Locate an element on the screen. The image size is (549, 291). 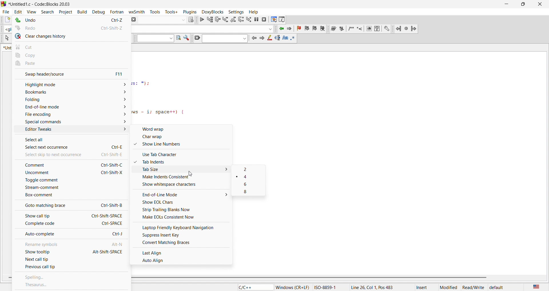
end of line mode is located at coordinates (184, 194).